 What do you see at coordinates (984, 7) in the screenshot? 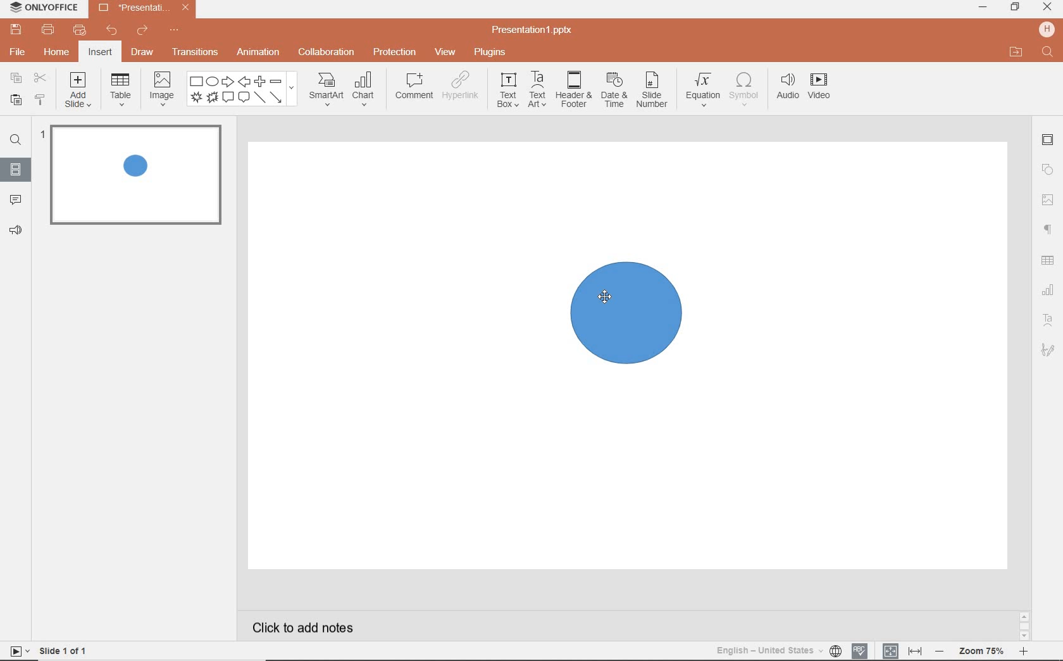
I see `minimize` at bounding box center [984, 7].